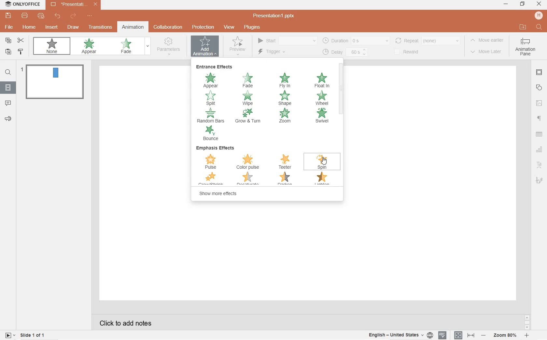  What do you see at coordinates (21, 52) in the screenshot?
I see `copy style` at bounding box center [21, 52].